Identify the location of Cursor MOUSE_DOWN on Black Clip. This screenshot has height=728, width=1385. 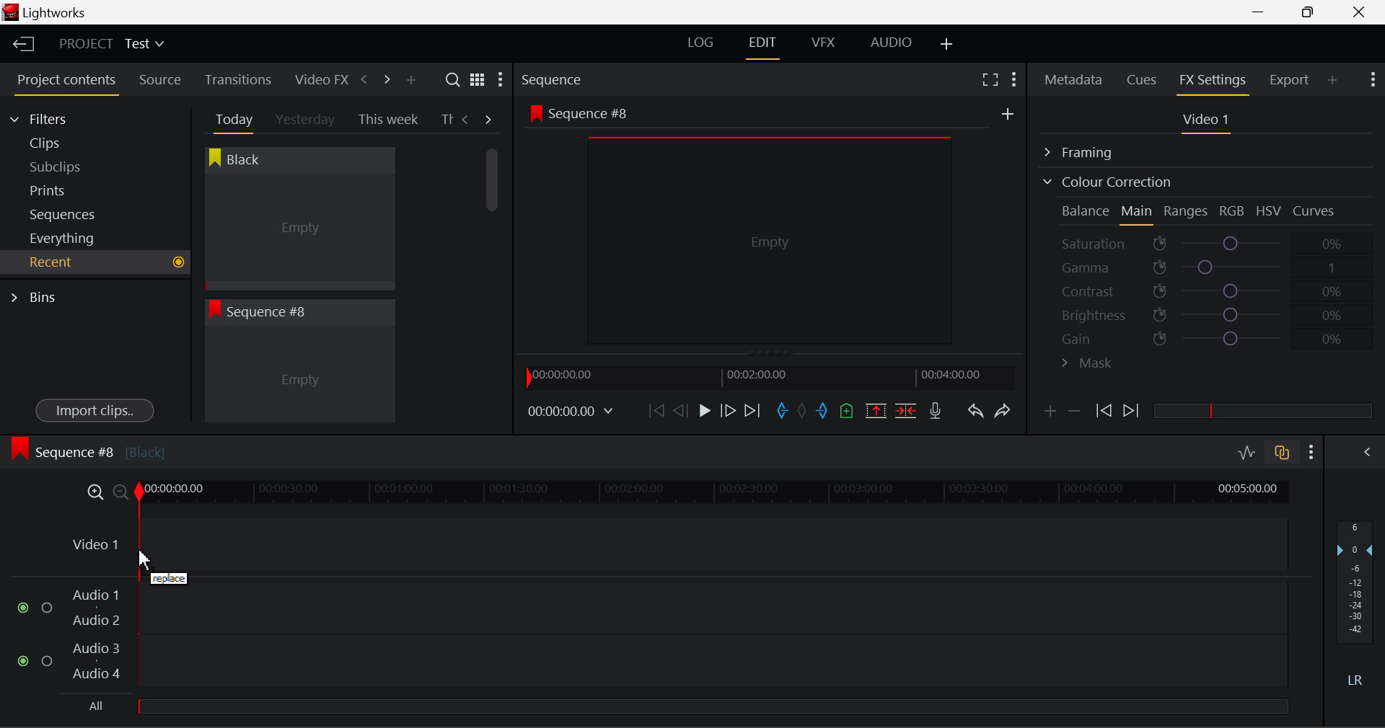
(298, 232).